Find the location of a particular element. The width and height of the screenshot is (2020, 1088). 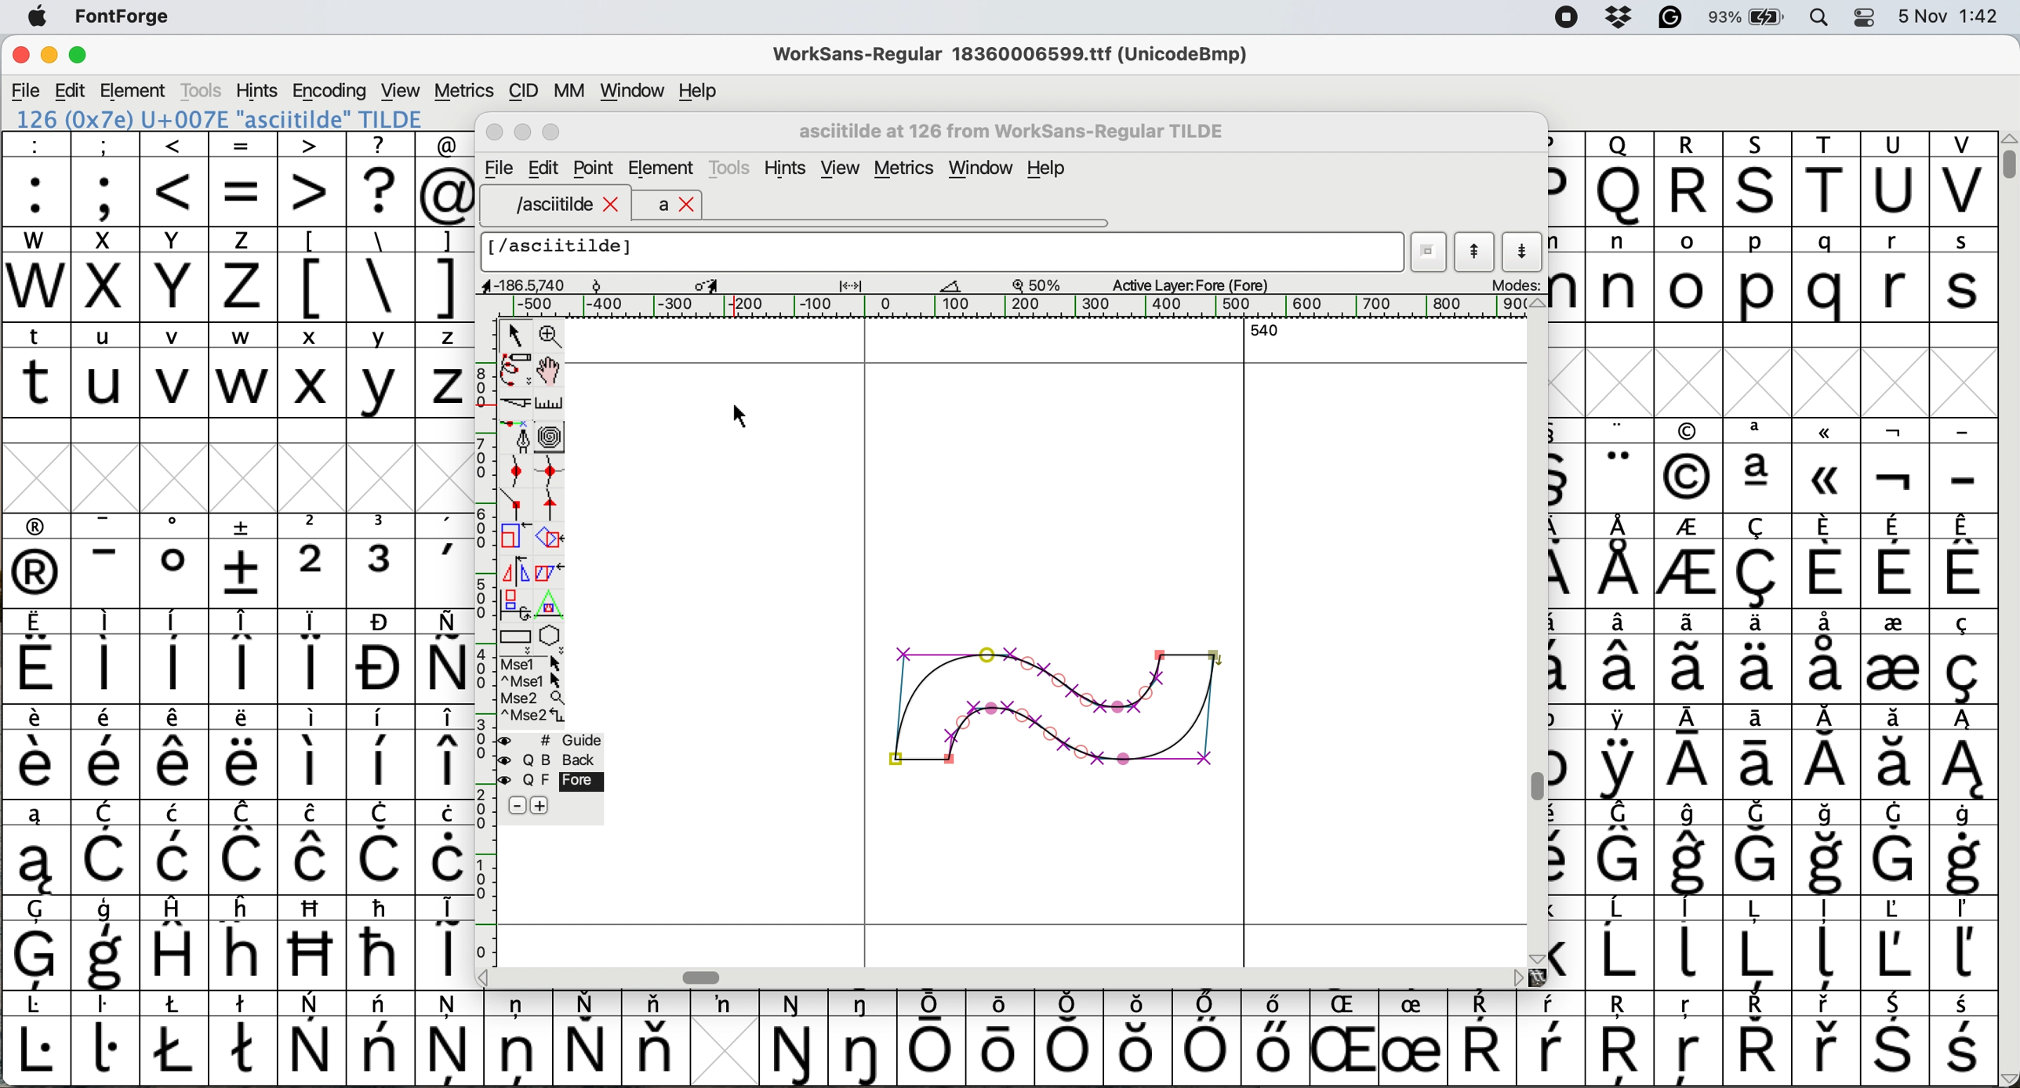

Rectangle or box is located at coordinates (515, 636).